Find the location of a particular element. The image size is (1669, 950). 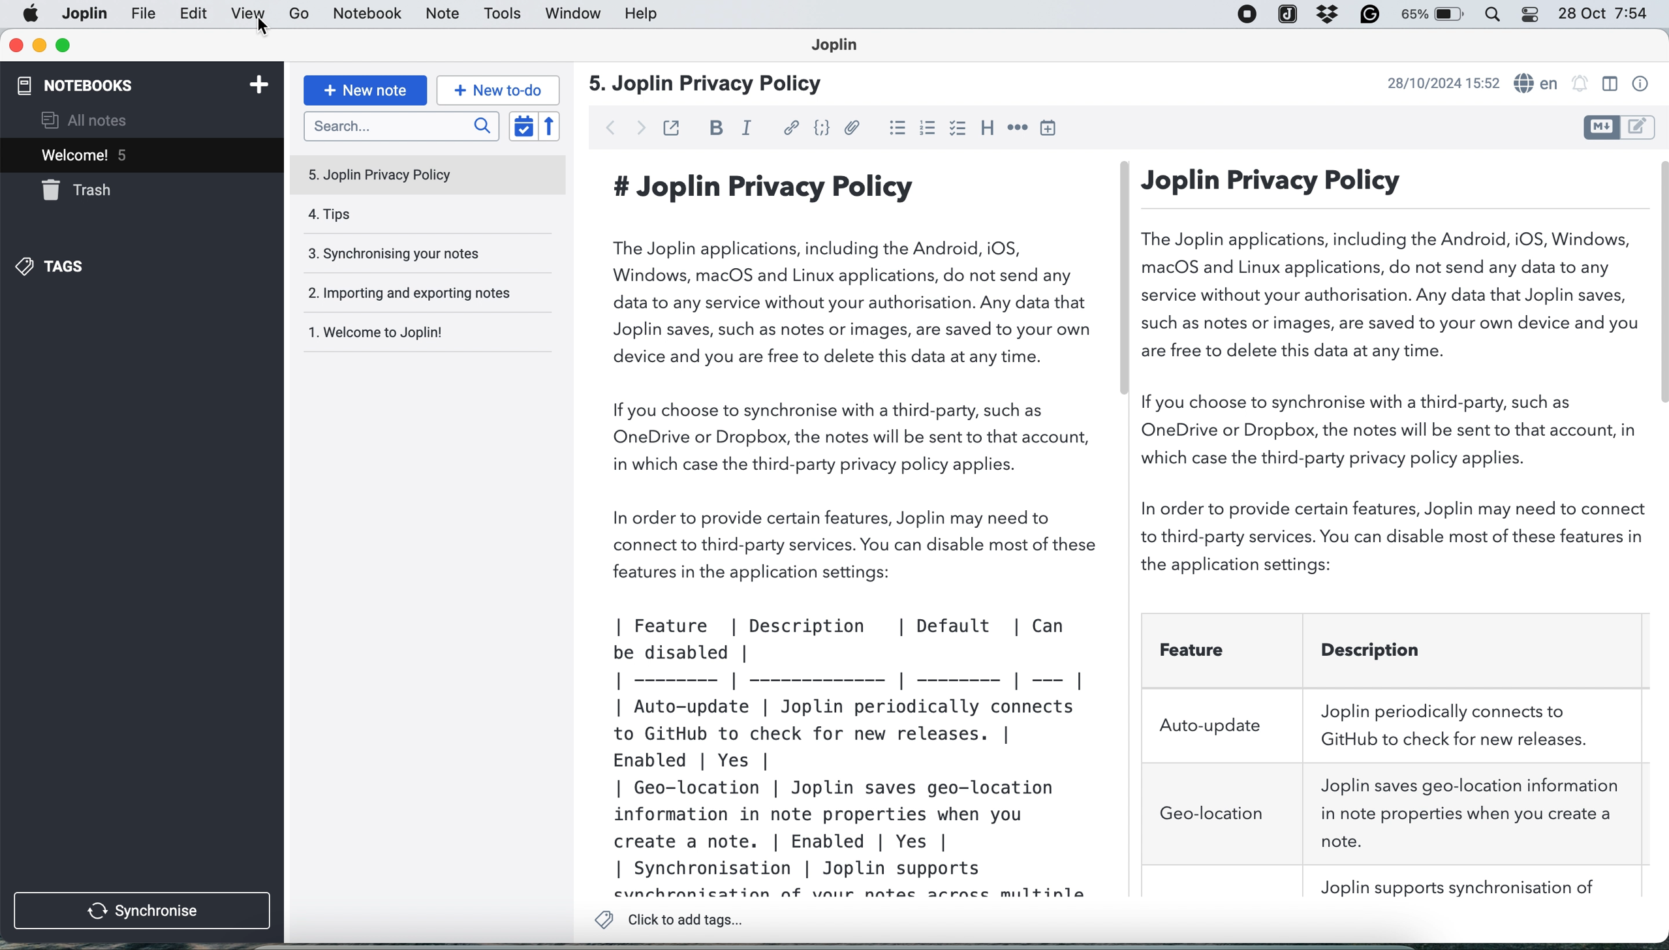

2. Importing and exporting notes is located at coordinates (421, 296).